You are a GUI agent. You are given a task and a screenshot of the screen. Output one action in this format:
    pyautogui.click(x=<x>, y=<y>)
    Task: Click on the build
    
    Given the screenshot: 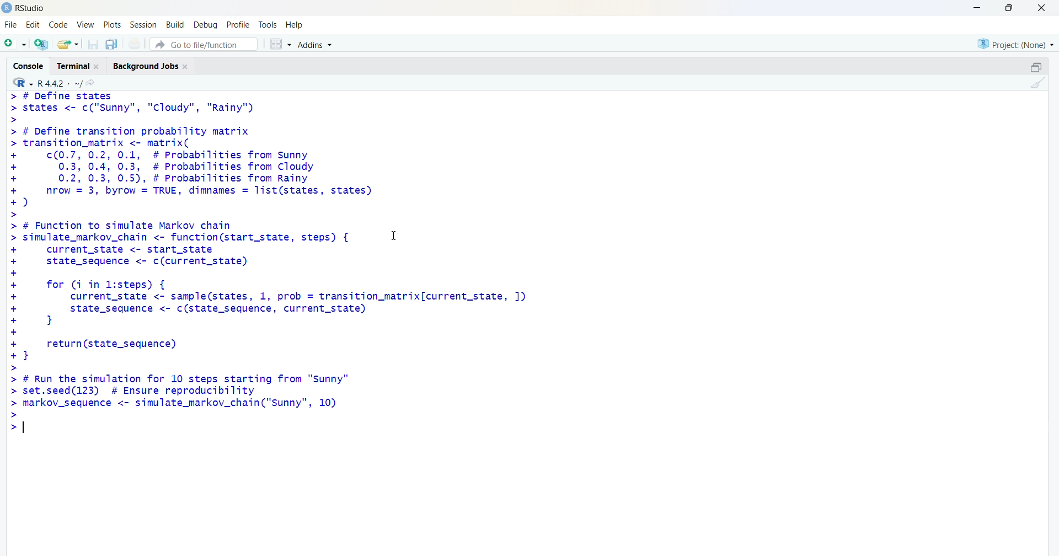 What is the action you would take?
    pyautogui.click(x=175, y=25)
    